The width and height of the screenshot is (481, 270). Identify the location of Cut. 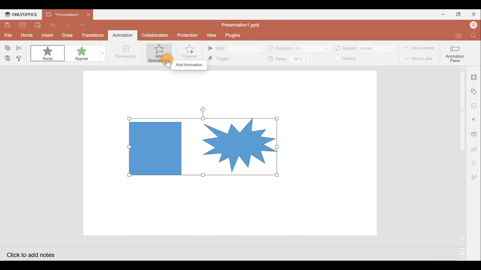
(21, 47).